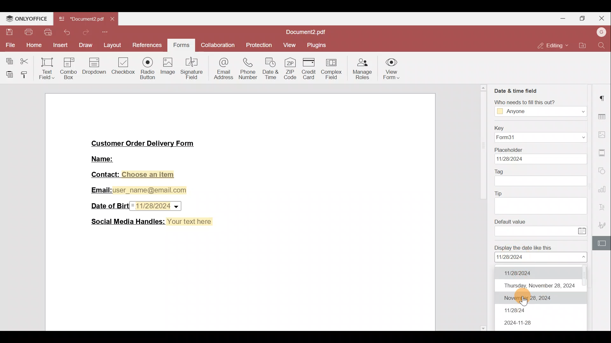 This screenshot has width=611, height=343. What do you see at coordinates (217, 46) in the screenshot?
I see `Collaboration` at bounding box center [217, 46].